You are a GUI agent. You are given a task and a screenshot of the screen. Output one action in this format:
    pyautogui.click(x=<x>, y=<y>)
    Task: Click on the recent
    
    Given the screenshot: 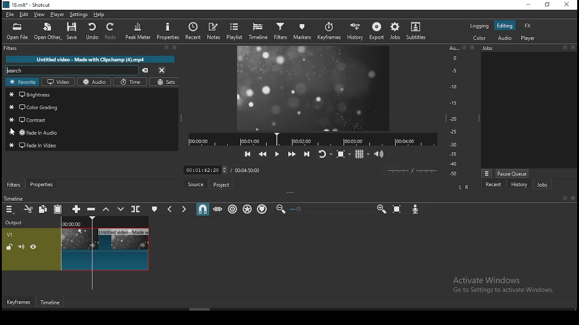 What is the action you would take?
    pyautogui.click(x=193, y=31)
    